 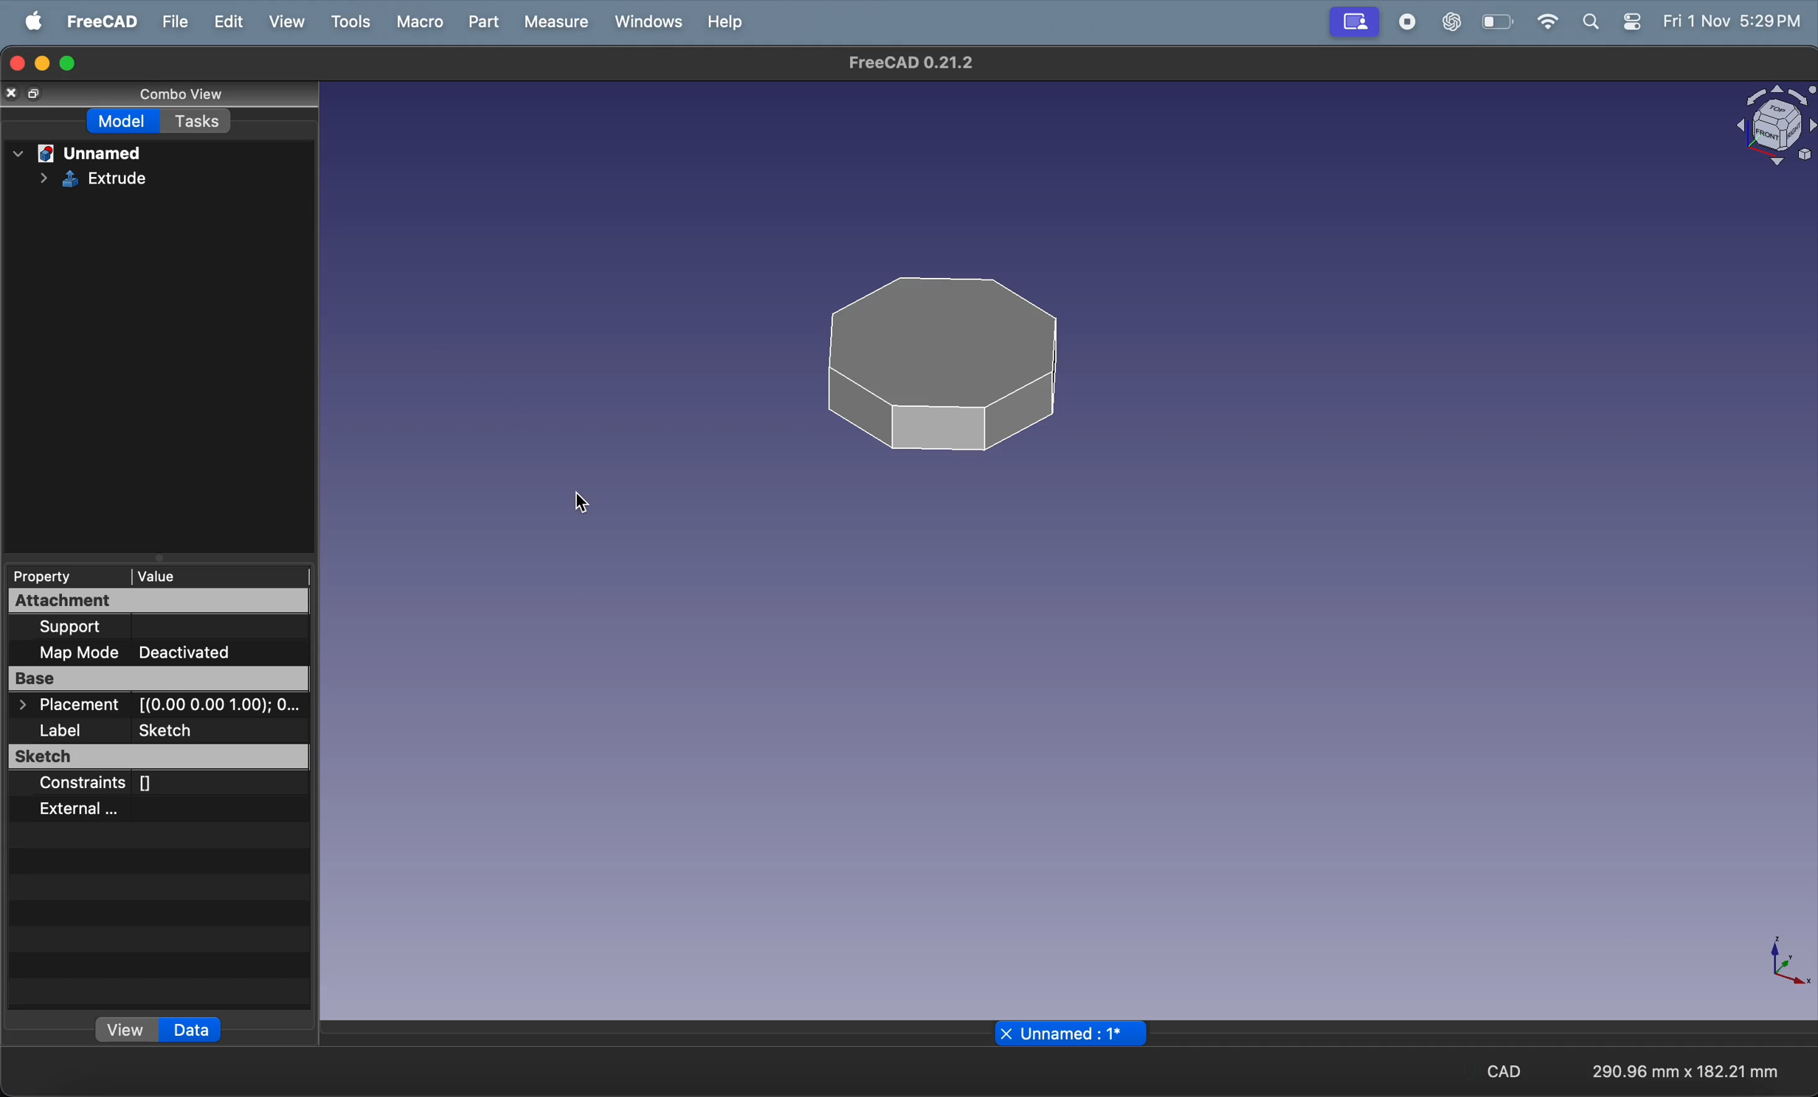 What do you see at coordinates (105, 176) in the screenshot?
I see `EXTRUDE` at bounding box center [105, 176].